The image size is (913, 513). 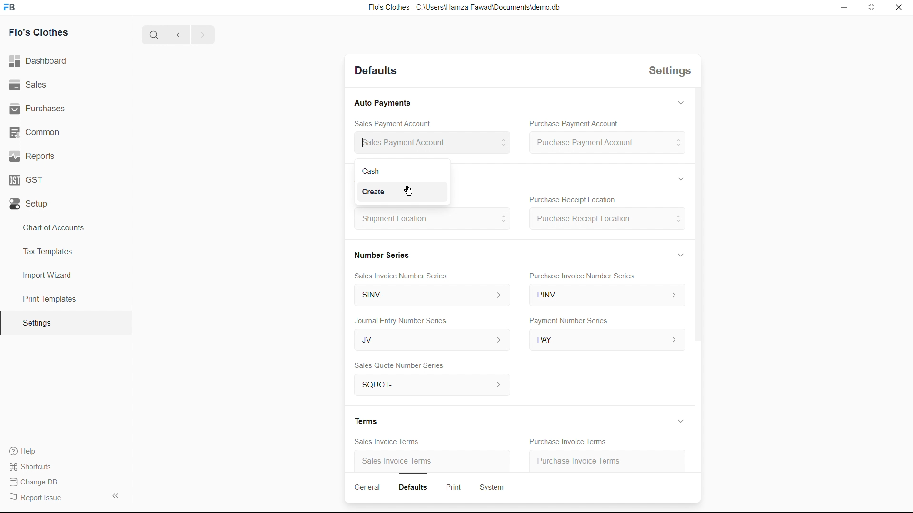 What do you see at coordinates (678, 105) in the screenshot?
I see `Hide ` at bounding box center [678, 105].